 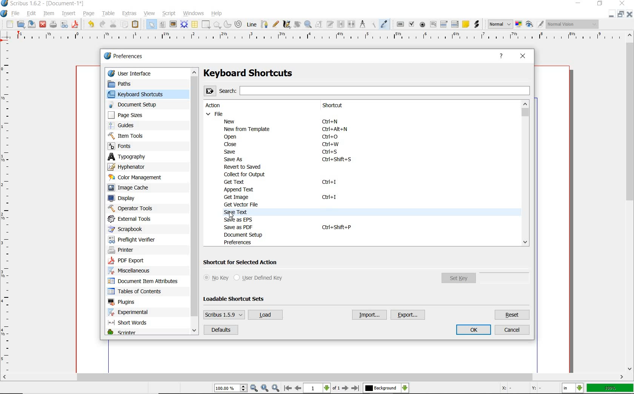 I want to click on pdf text field, so click(x=433, y=25).